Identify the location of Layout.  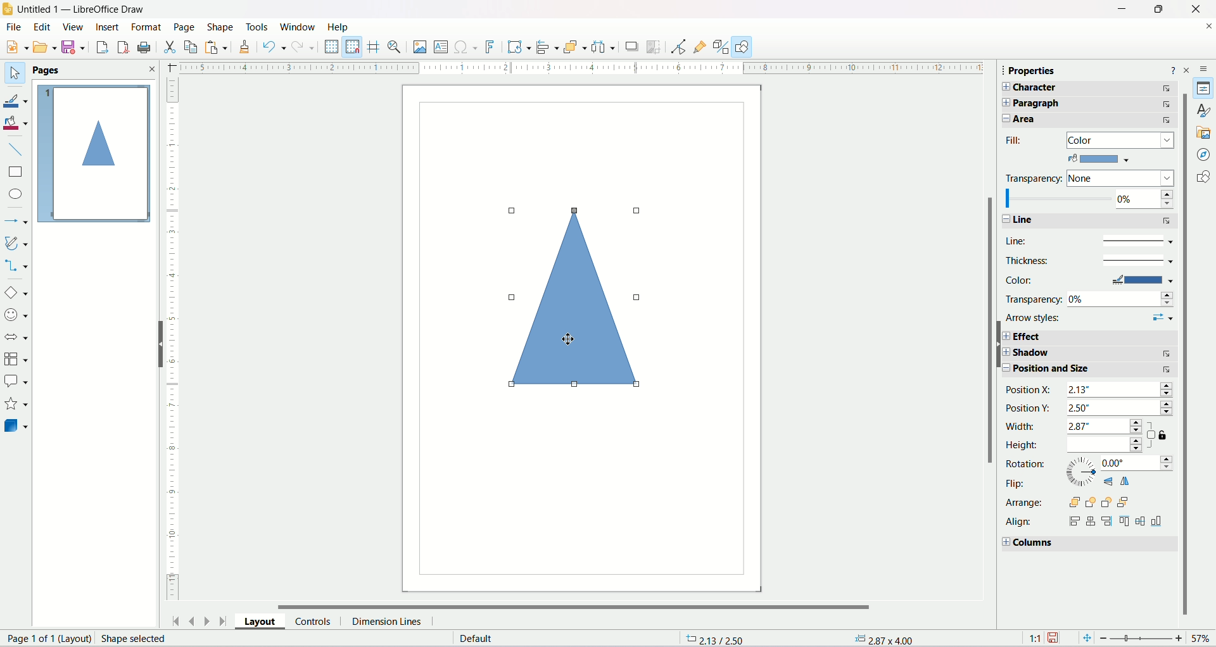
(259, 623).